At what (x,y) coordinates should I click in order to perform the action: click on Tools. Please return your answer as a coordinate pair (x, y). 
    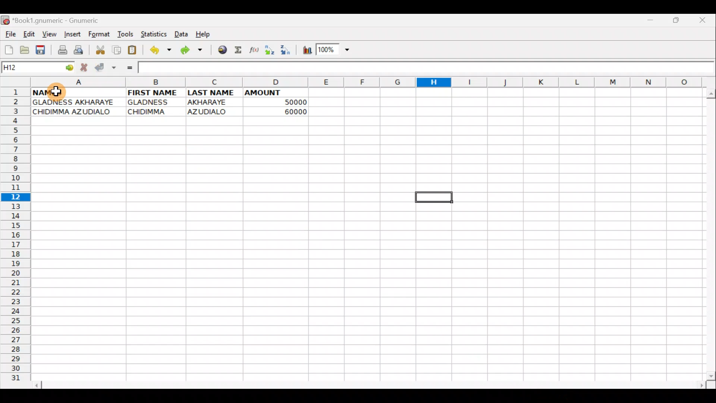
    Looking at the image, I should click on (127, 35).